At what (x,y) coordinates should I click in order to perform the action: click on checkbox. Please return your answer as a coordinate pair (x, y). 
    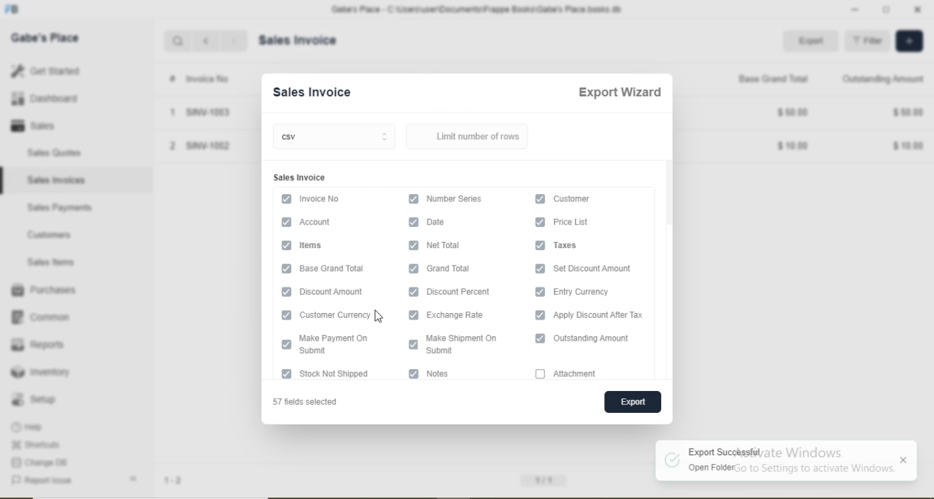
    Looking at the image, I should click on (285, 268).